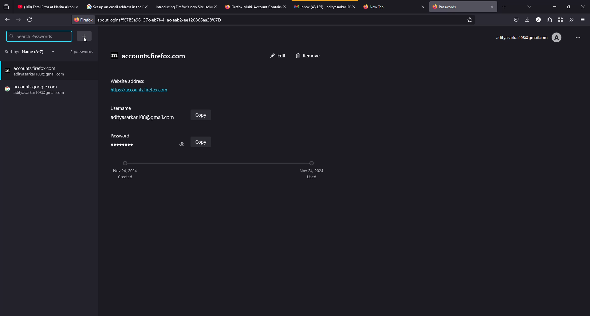 The width and height of the screenshot is (590, 316). What do you see at coordinates (251, 7) in the screenshot?
I see `tab` at bounding box center [251, 7].